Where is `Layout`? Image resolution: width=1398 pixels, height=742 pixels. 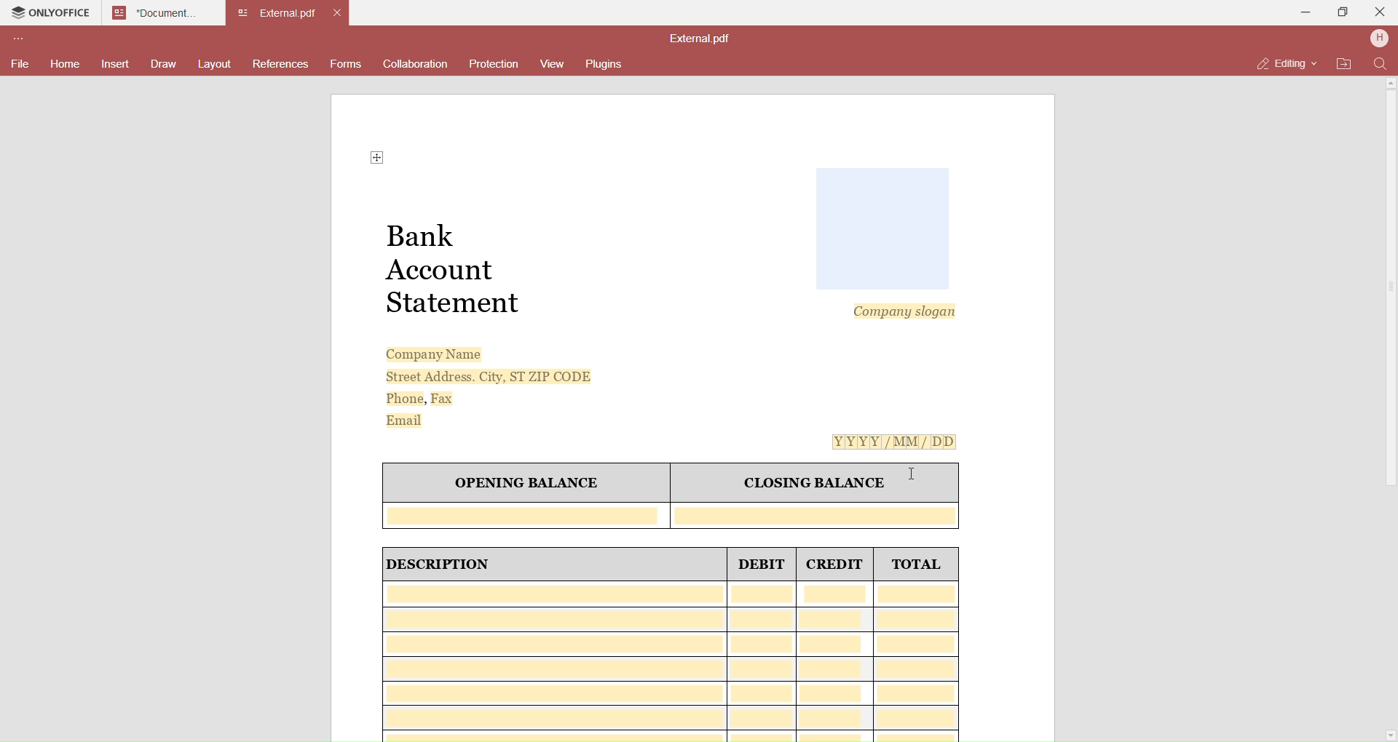 Layout is located at coordinates (215, 64).